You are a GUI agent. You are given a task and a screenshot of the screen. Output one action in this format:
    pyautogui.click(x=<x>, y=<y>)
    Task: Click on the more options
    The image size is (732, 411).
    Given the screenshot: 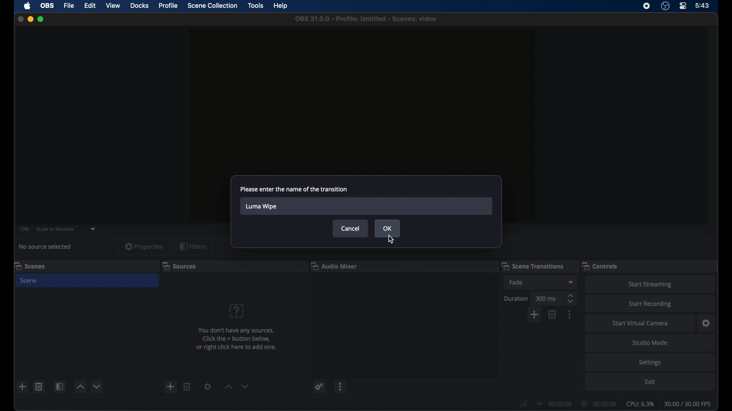 What is the action you would take?
    pyautogui.click(x=570, y=314)
    